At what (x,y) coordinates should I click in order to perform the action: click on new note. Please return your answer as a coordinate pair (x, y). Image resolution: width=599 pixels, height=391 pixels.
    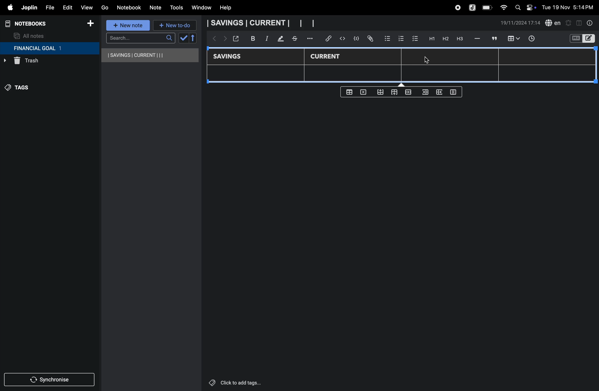
    Looking at the image, I should click on (129, 26).